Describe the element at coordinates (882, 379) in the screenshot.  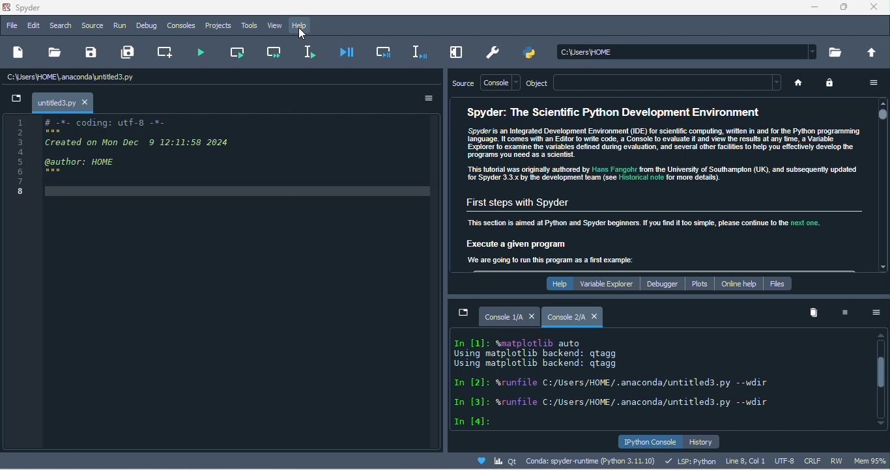
I see `vertical scroll bar` at that location.